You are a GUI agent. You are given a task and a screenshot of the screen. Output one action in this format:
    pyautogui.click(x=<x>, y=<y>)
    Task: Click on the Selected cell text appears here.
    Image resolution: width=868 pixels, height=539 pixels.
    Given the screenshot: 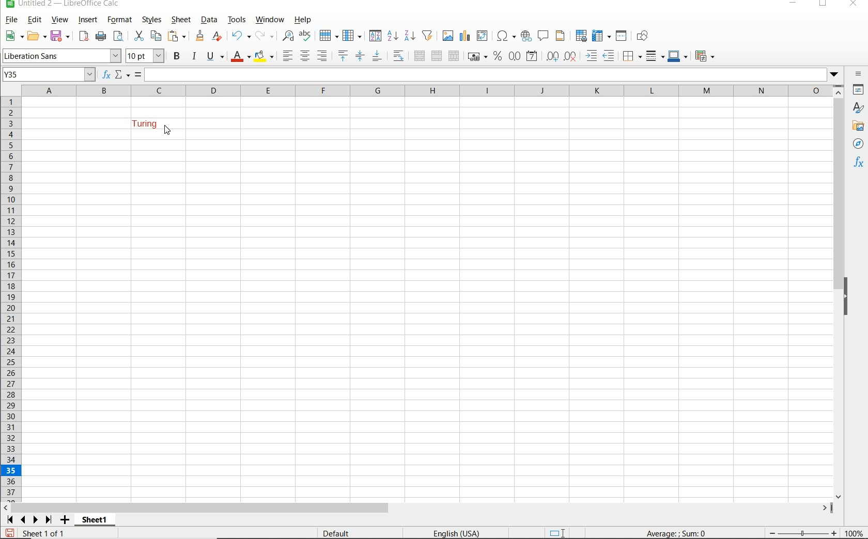 What is the action you would take?
    pyautogui.click(x=486, y=74)
    